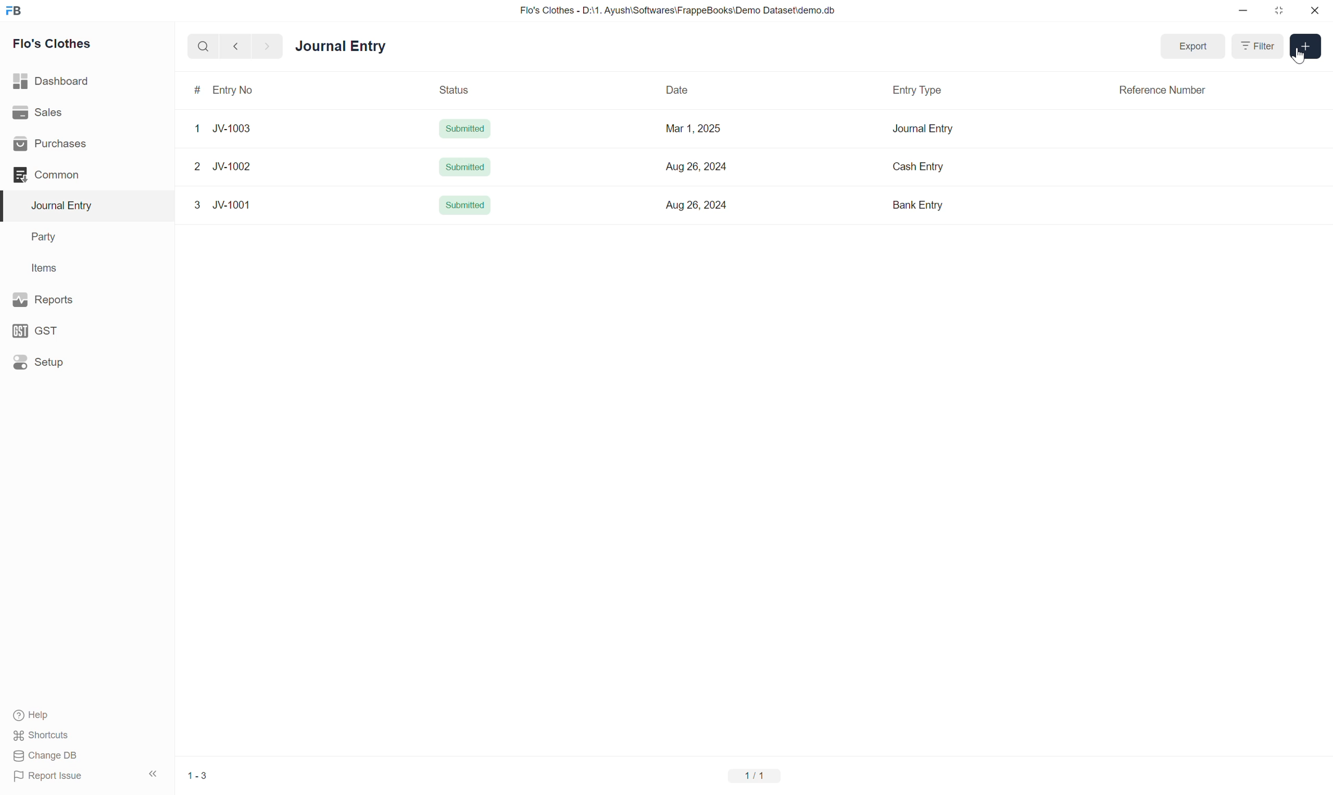 The height and width of the screenshot is (795, 1333). Describe the element at coordinates (37, 111) in the screenshot. I see `Sales` at that location.